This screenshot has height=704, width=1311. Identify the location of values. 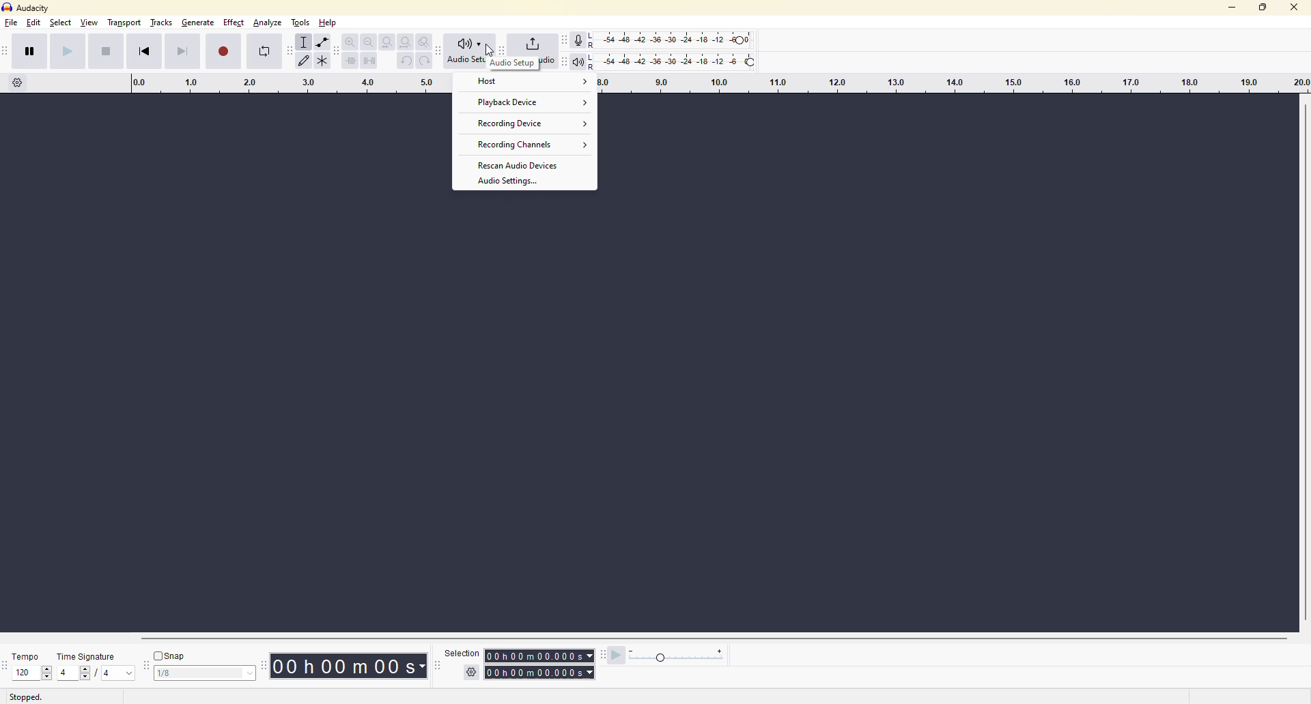
(67, 675).